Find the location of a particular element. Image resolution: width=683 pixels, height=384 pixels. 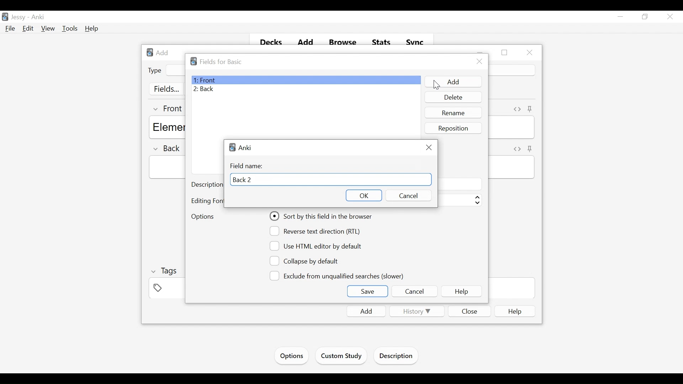

Stats is located at coordinates (382, 42).